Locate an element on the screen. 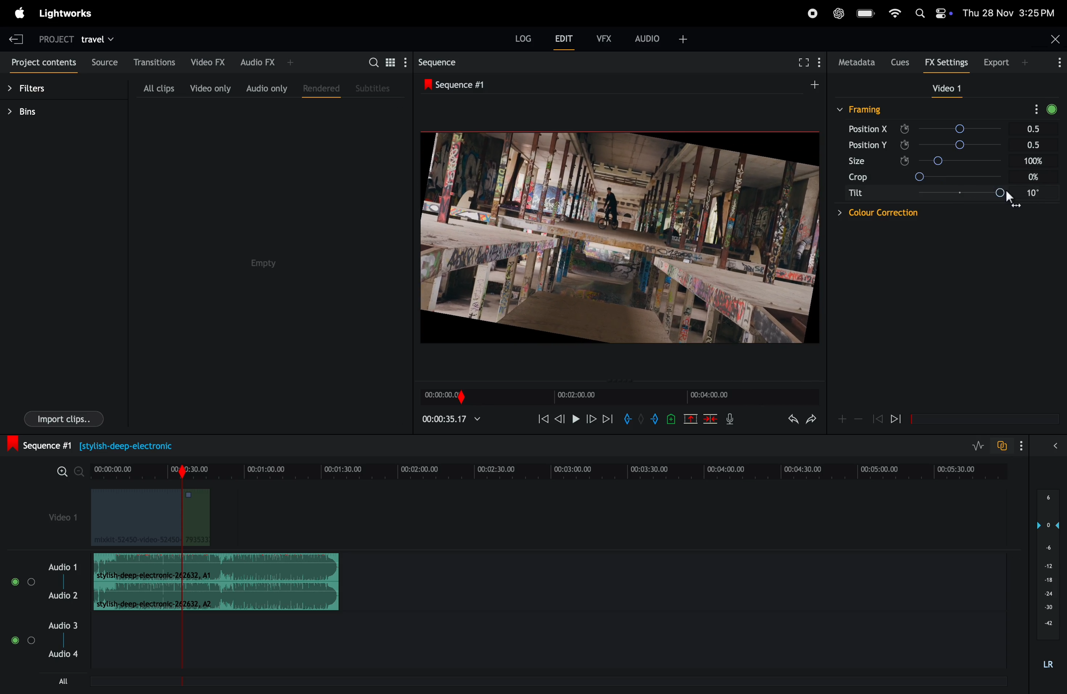 This screenshot has height=694, width=1067. toggle auto track sync is located at coordinates (1002, 445).